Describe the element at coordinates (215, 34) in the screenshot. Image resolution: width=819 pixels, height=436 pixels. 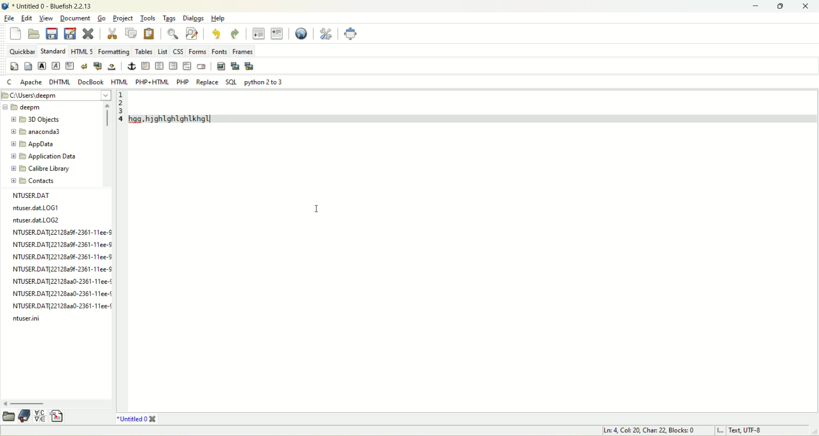
I see `undo` at that location.